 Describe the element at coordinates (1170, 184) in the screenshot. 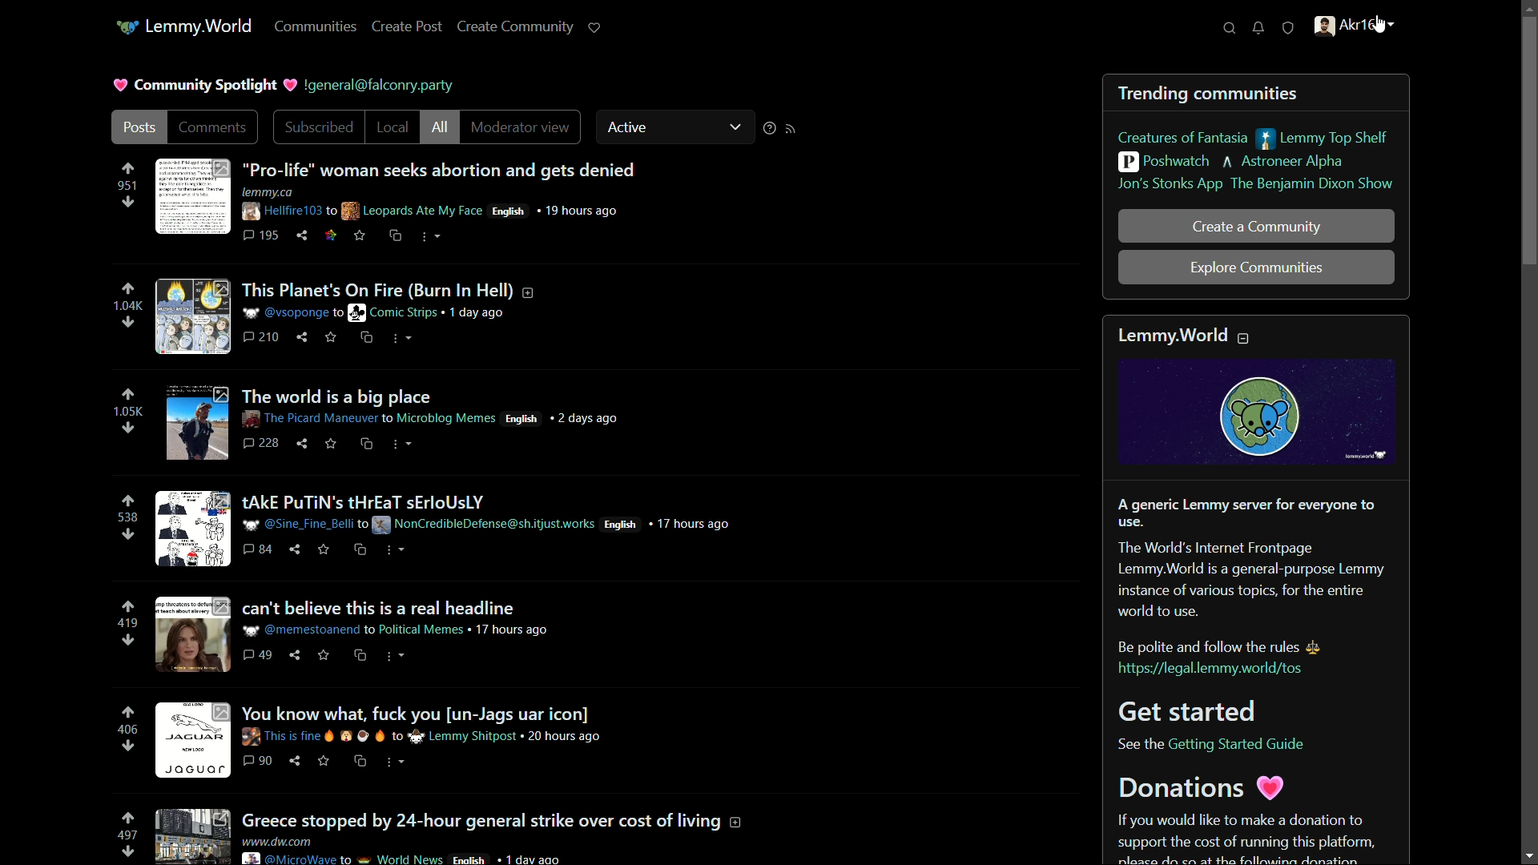

I see `jon's stonks app` at that location.